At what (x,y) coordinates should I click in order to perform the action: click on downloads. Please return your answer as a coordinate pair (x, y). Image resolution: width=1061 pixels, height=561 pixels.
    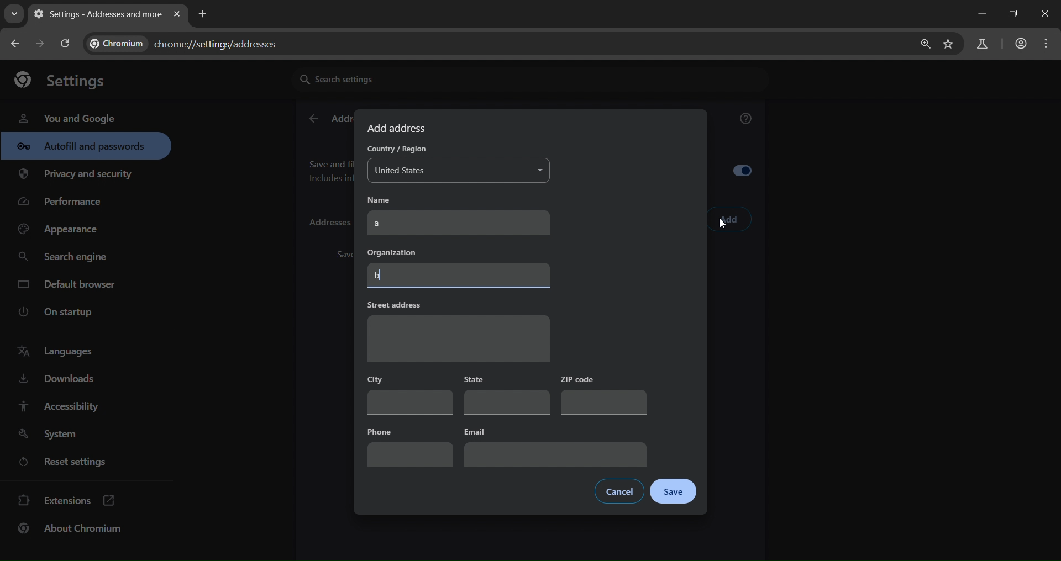
    Looking at the image, I should click on (56, 381).